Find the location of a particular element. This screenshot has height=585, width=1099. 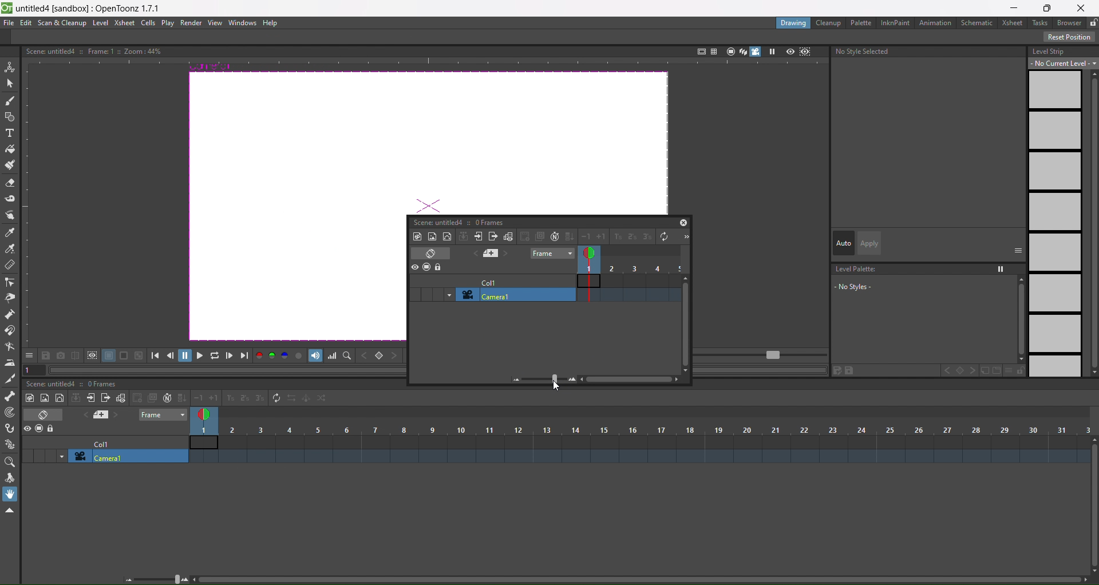

auto input cell number is located at coordinates (554, 236).